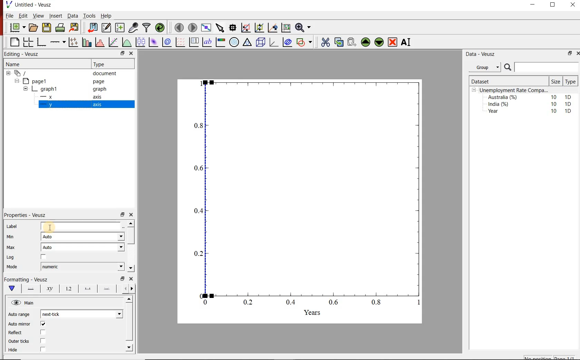 This screenshot has width=580, height=360. What do you see at coordinates (234, 42) in the screenshot?
I see `polar graph` at bounding box center [234, 42].